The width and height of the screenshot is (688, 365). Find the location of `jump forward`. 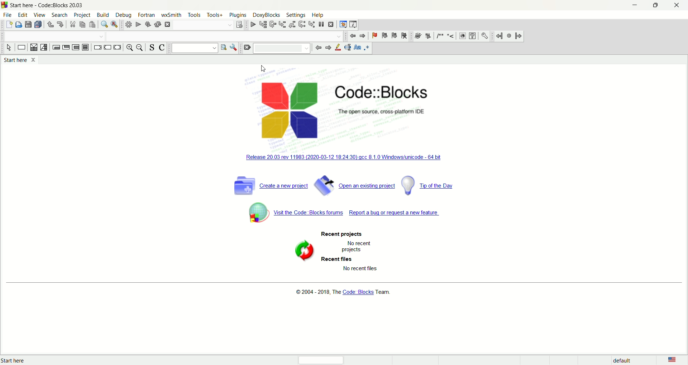

jump forward is located at coordinates (362, 35).